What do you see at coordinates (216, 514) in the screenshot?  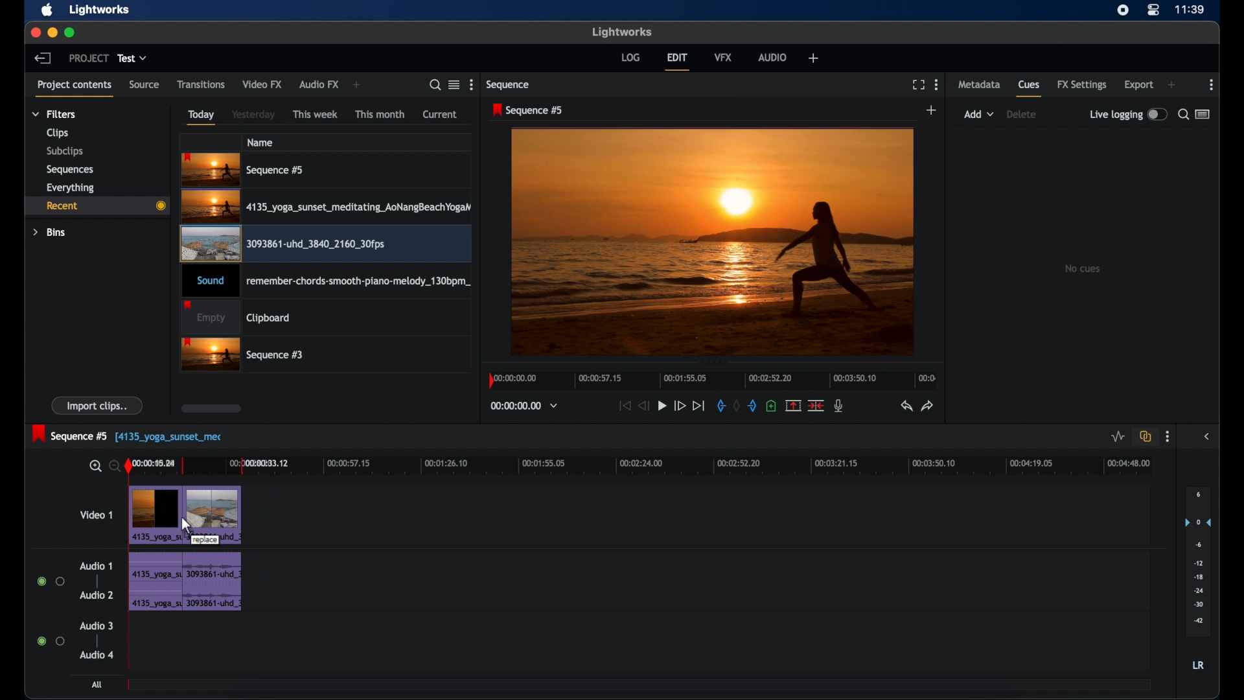 I see `video clip` at bounding box center [216, 514].